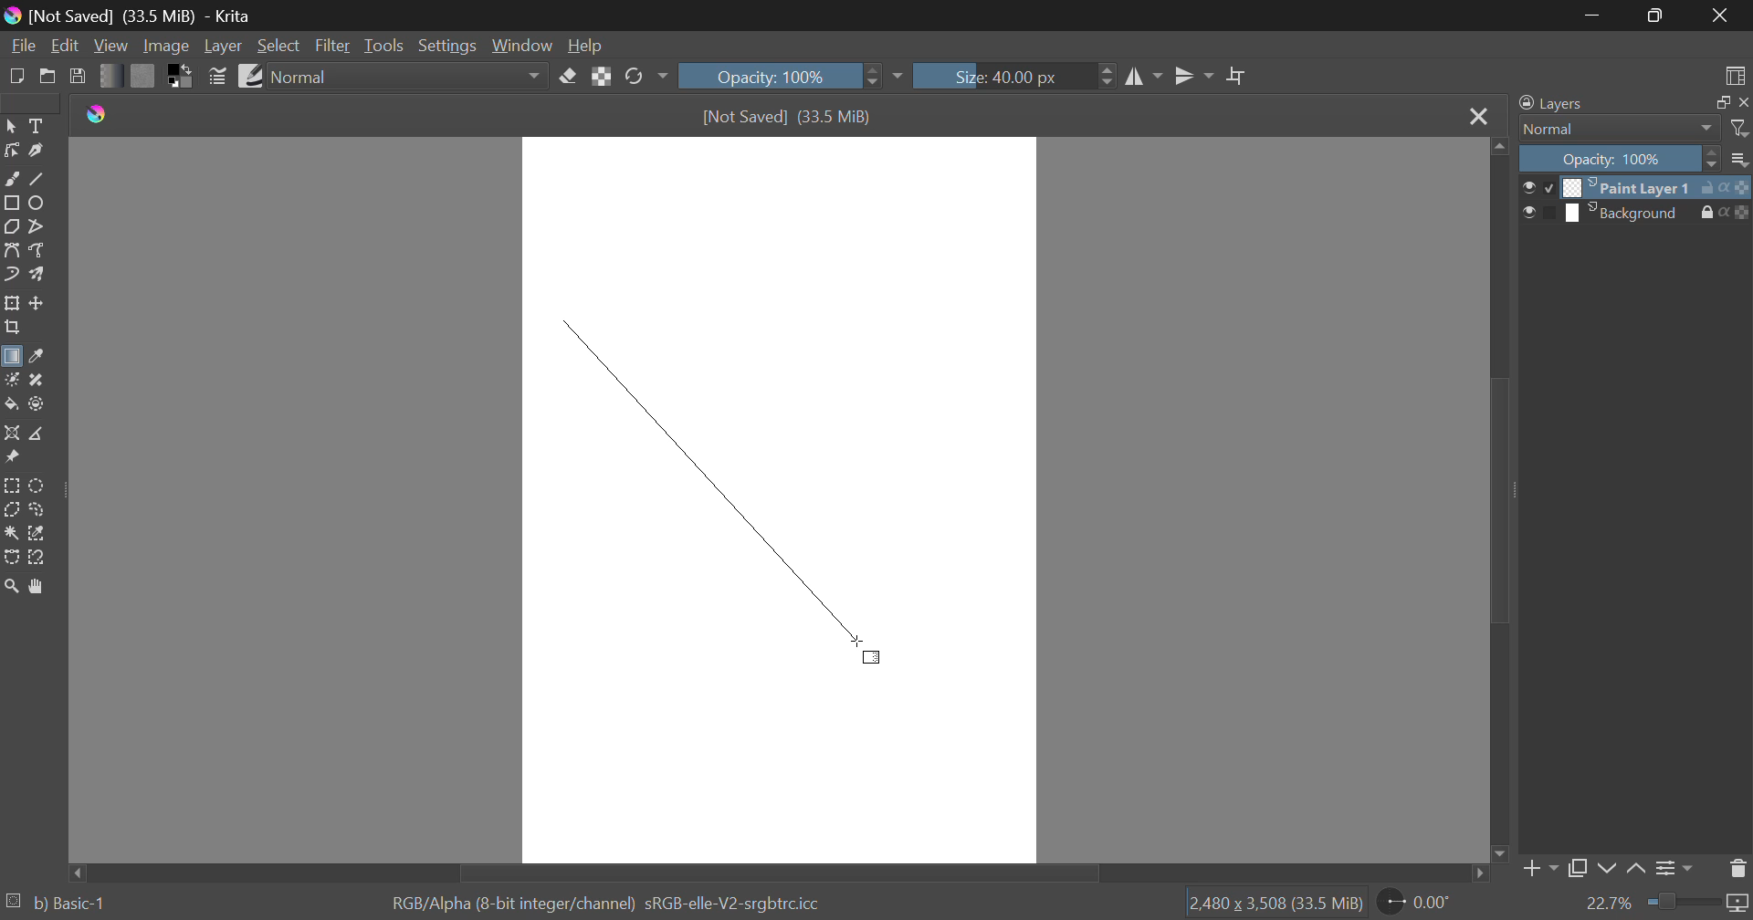 The height and width of the screenshot is (920, 1753). What do you see at coordinates (788, 76) in the screenshot?
I see `Opacity: 100%` at bounding box center [788, 76].